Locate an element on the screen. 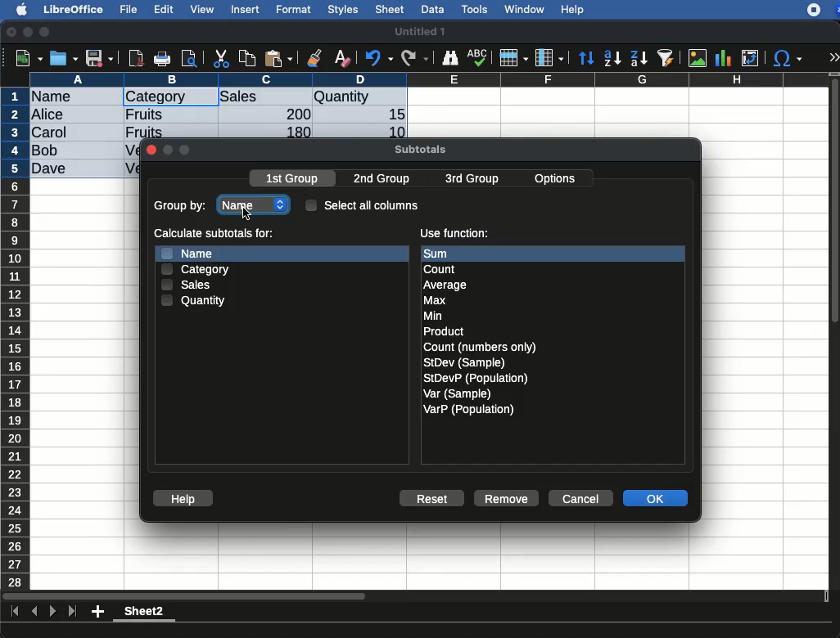  name is located at coordinates (255, 201).